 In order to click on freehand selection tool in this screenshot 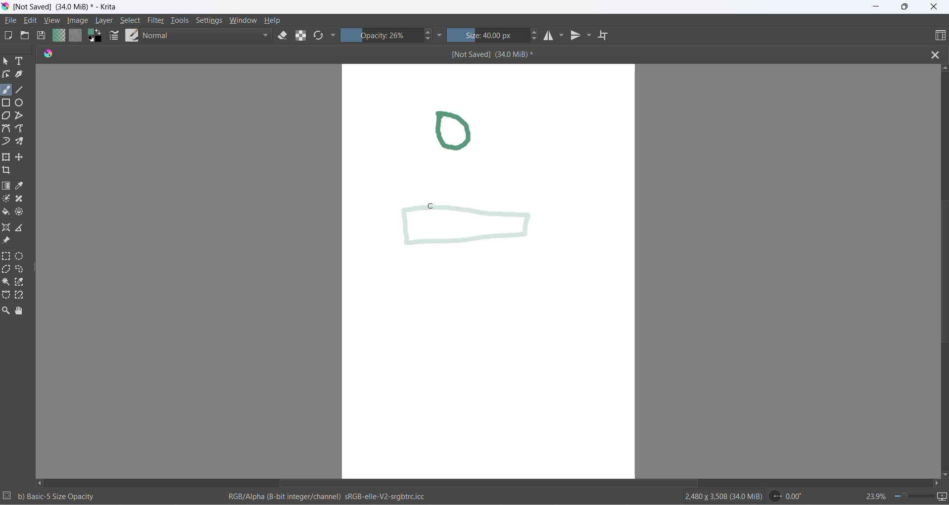, I will do `click(22, 269)`.